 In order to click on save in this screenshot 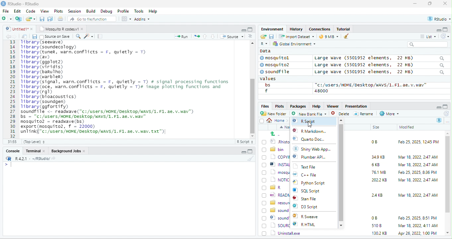, I will do `click(42, 19)`.